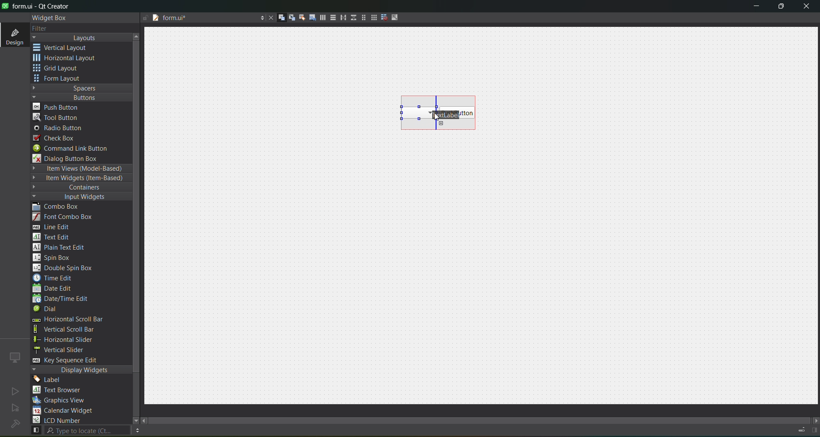  Describe the element at coordinates (59, 420) in the screenshot. I see `lcd number` at that location.